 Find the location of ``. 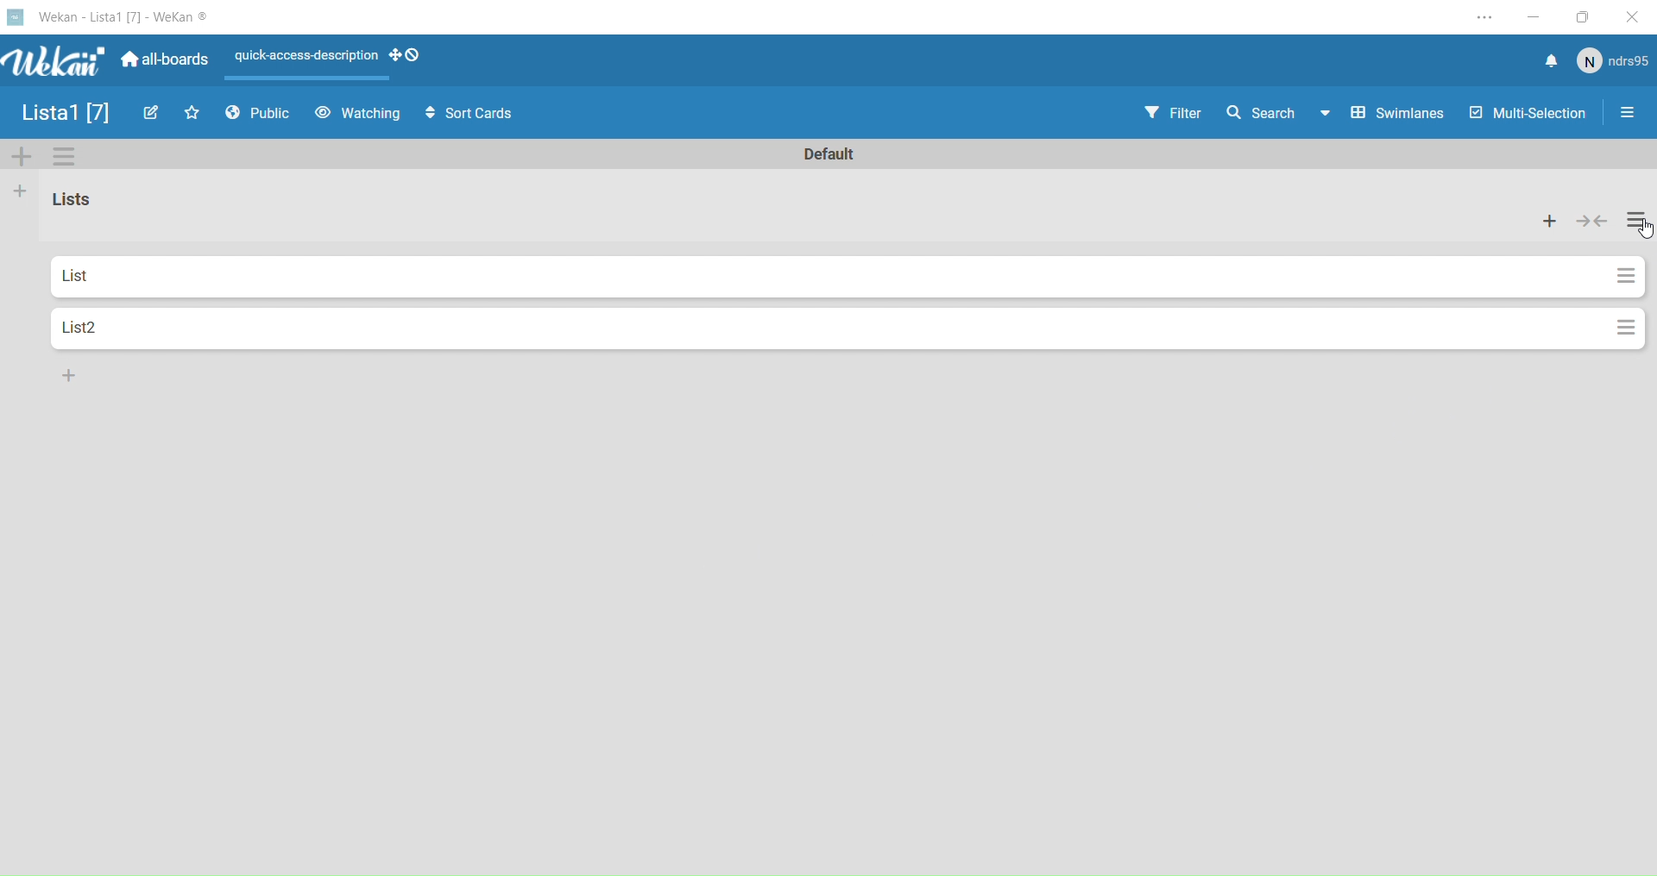

 is located at coordinates (827, 330).